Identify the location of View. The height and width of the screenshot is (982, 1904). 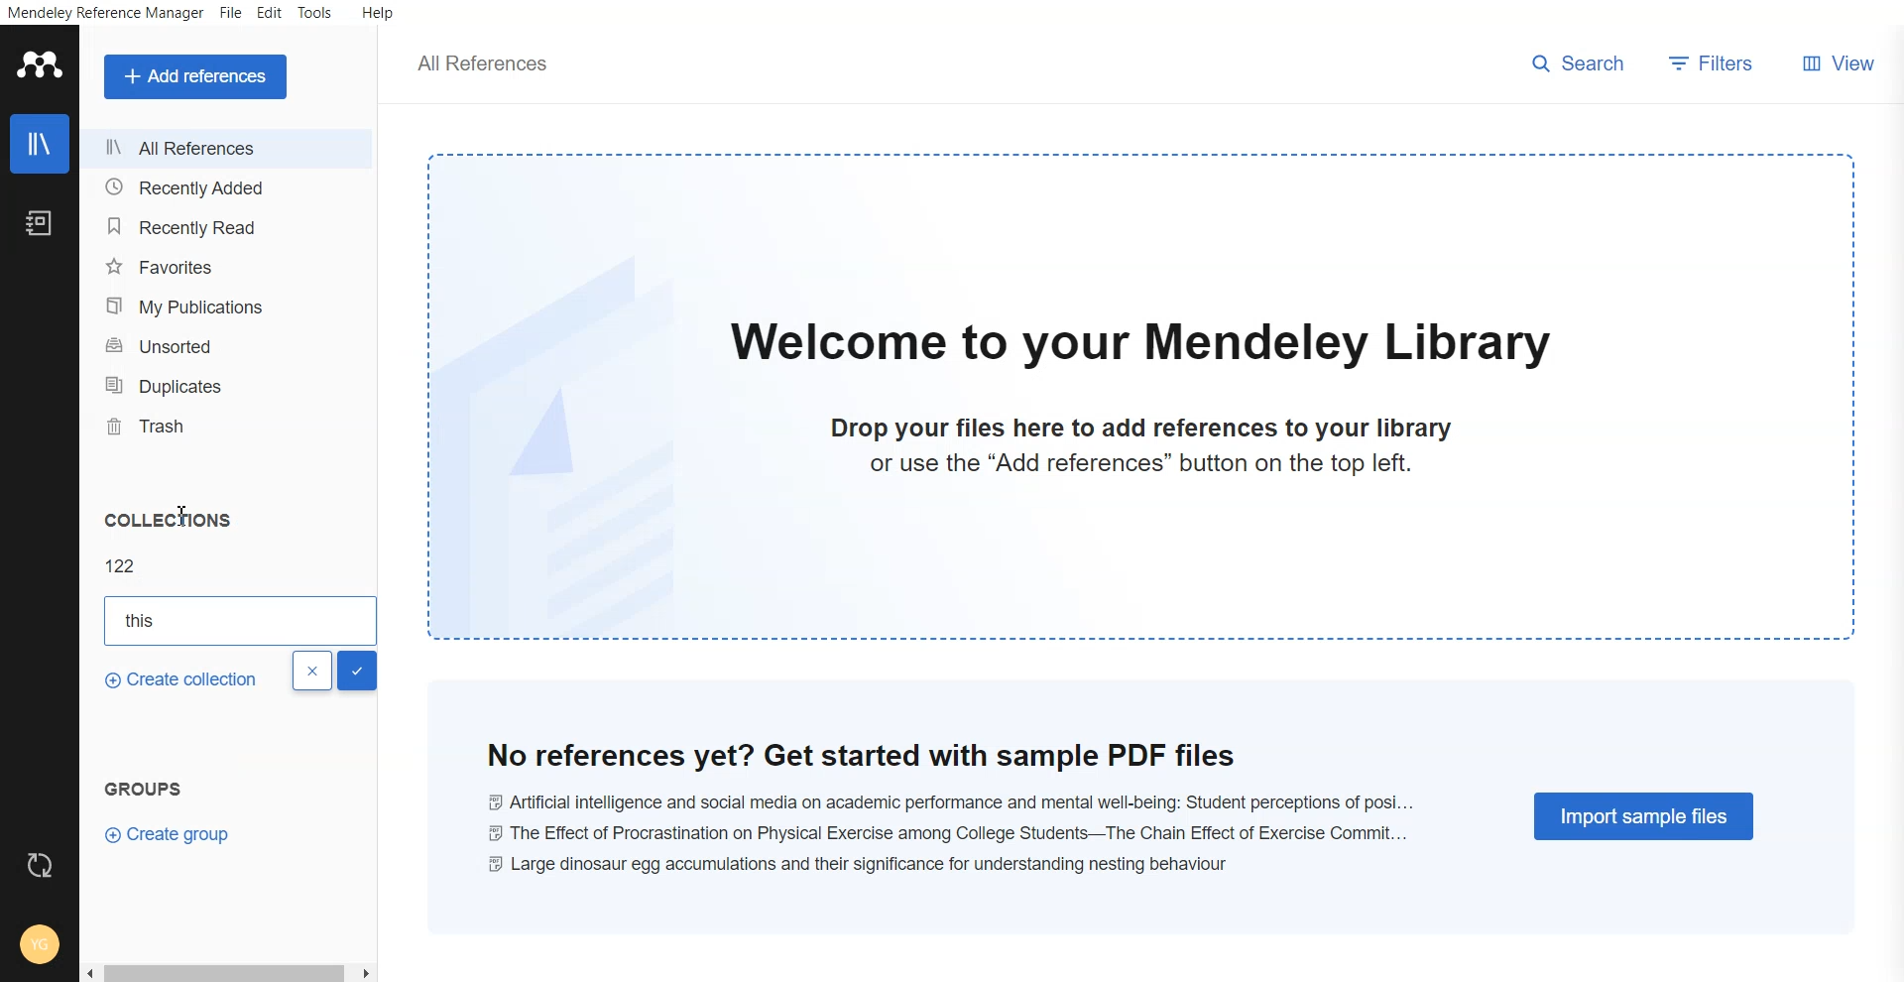
(1834, 61).